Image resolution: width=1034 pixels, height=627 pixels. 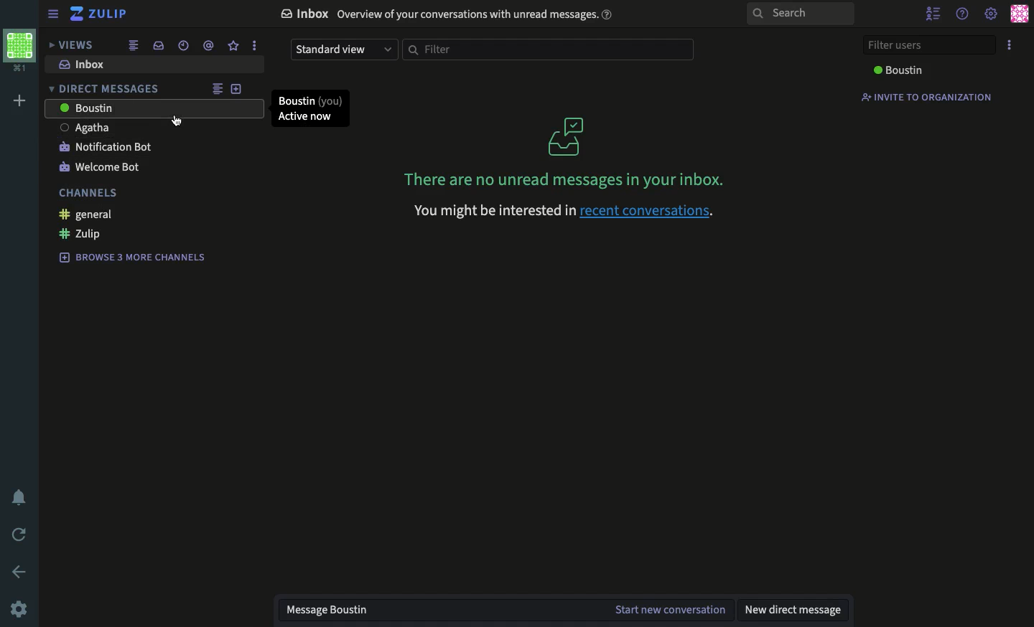 I want to click on options, so click(x=1010, y=45).